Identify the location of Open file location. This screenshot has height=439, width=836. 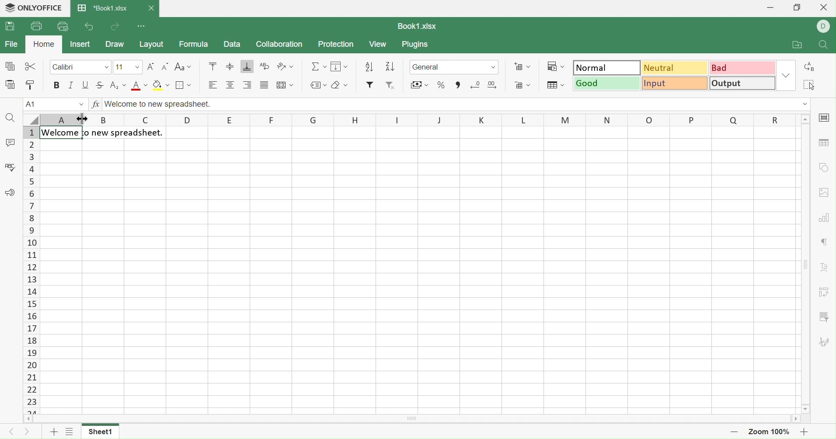
(797, 45).